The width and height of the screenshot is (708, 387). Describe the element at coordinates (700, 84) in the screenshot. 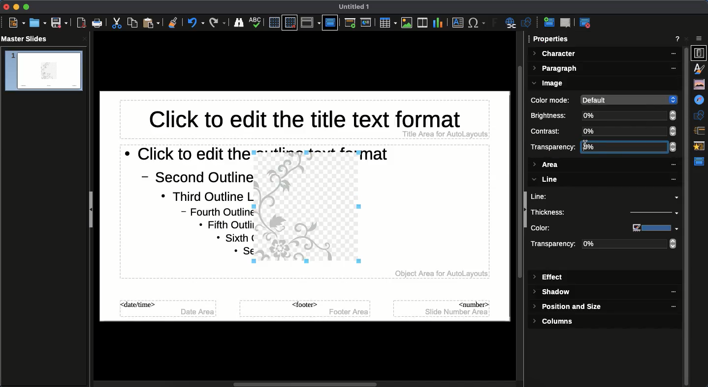

I see `Gallery` at that location.